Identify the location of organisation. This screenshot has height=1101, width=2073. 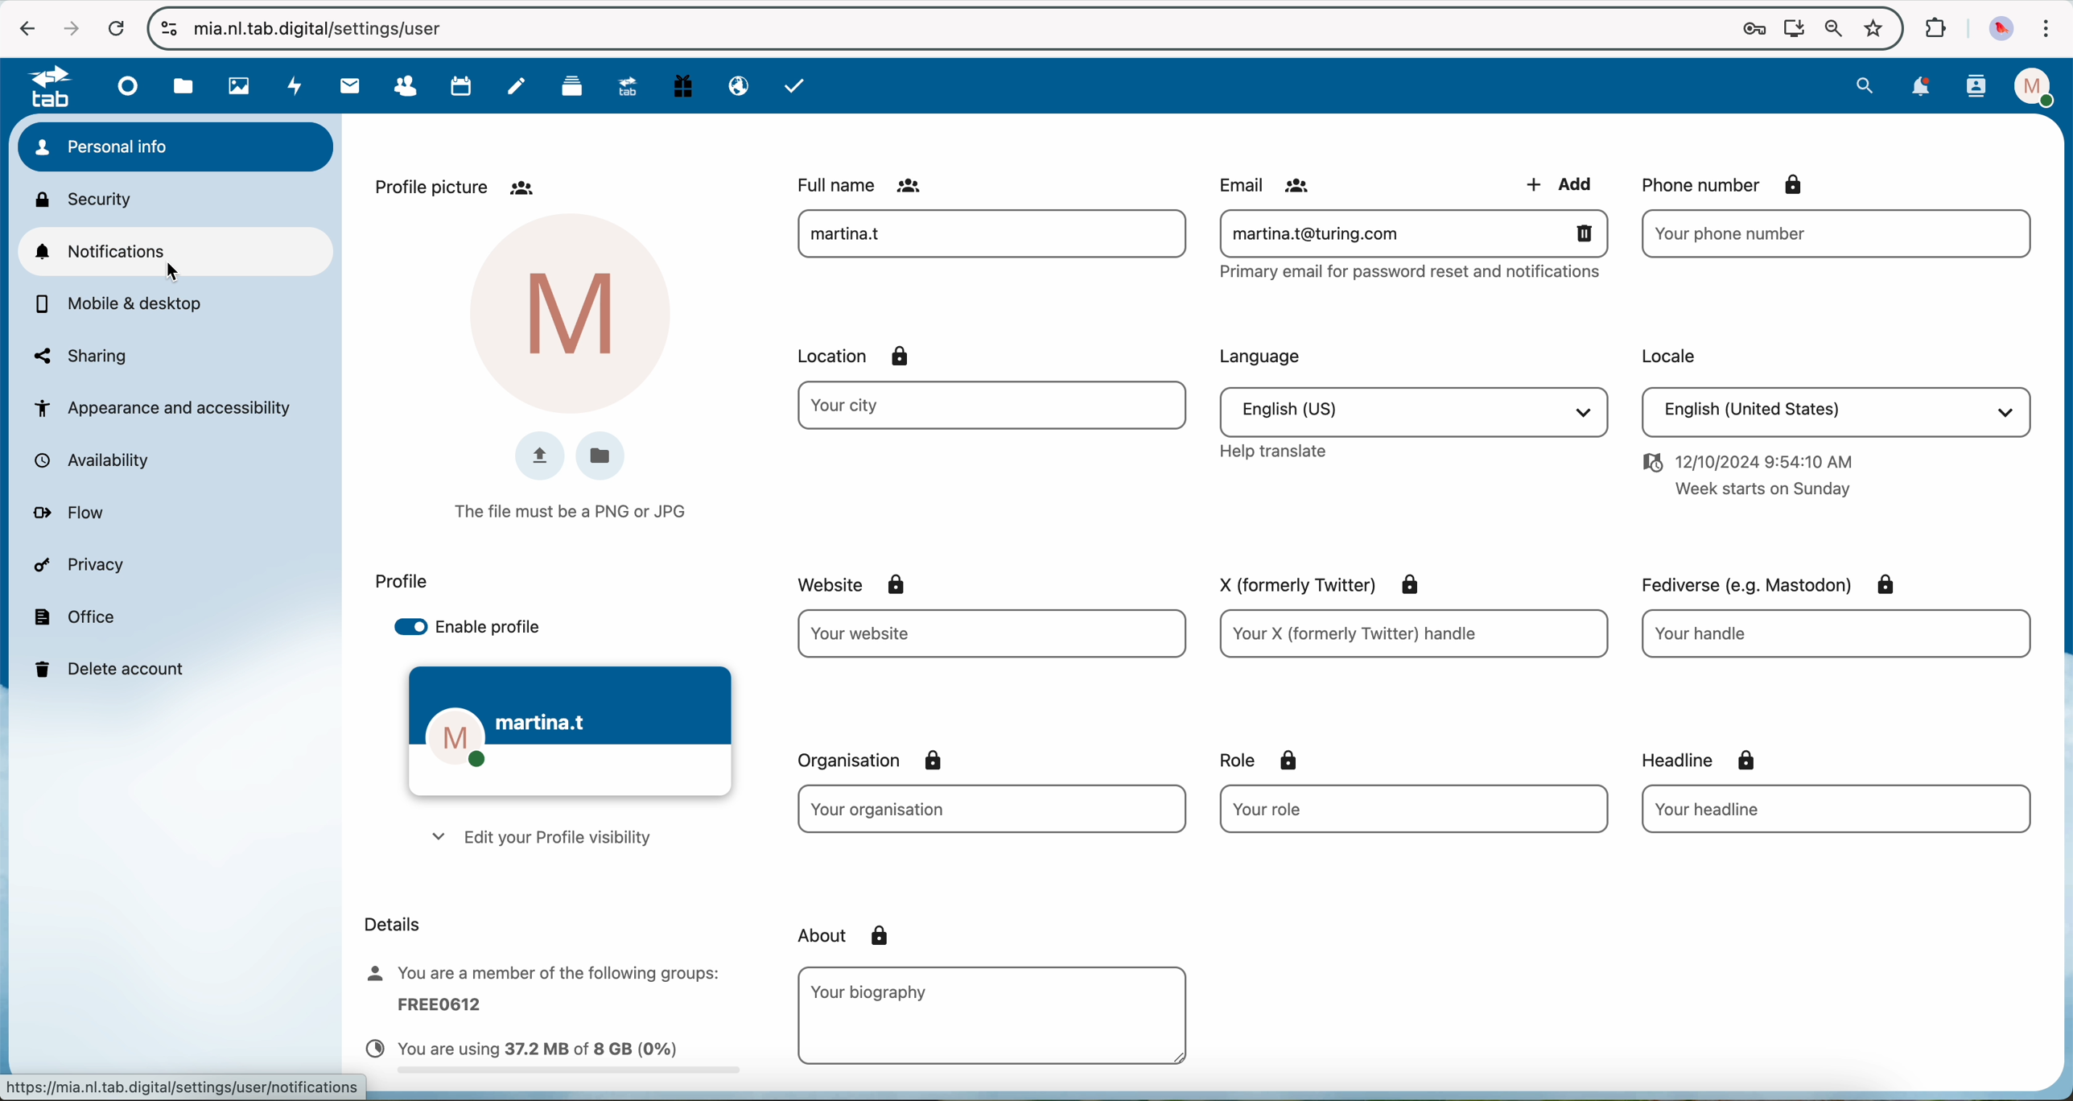
(995, 810).